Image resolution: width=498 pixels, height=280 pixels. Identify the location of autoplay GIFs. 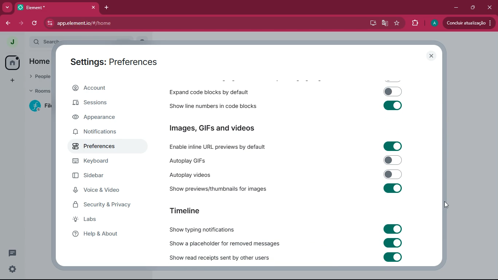
(227, 161).